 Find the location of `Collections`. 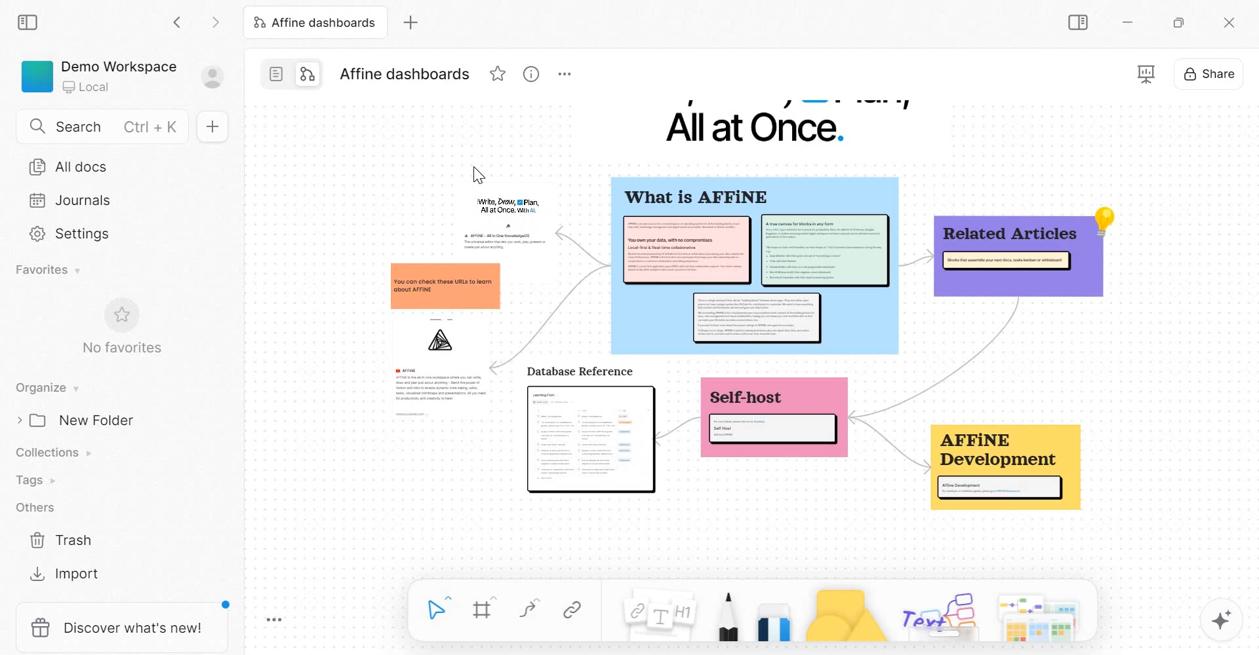

Collections is located at coordinates (54, 451).